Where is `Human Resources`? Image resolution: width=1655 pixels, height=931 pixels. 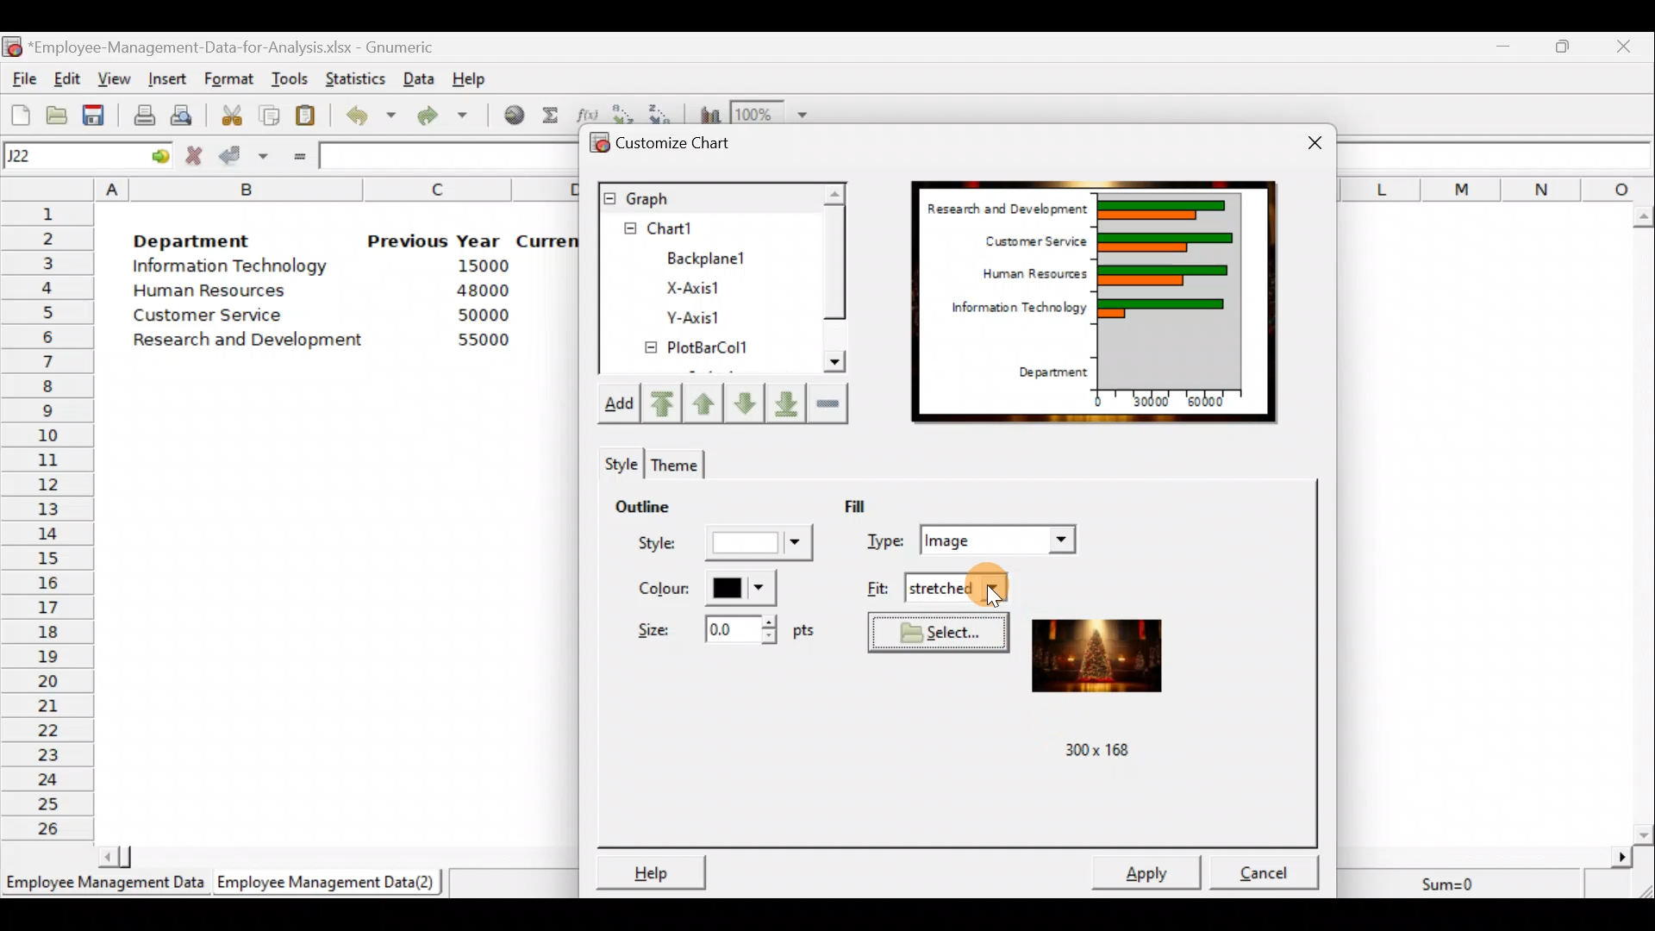
Human Resources is located at coordinates (222, 292).